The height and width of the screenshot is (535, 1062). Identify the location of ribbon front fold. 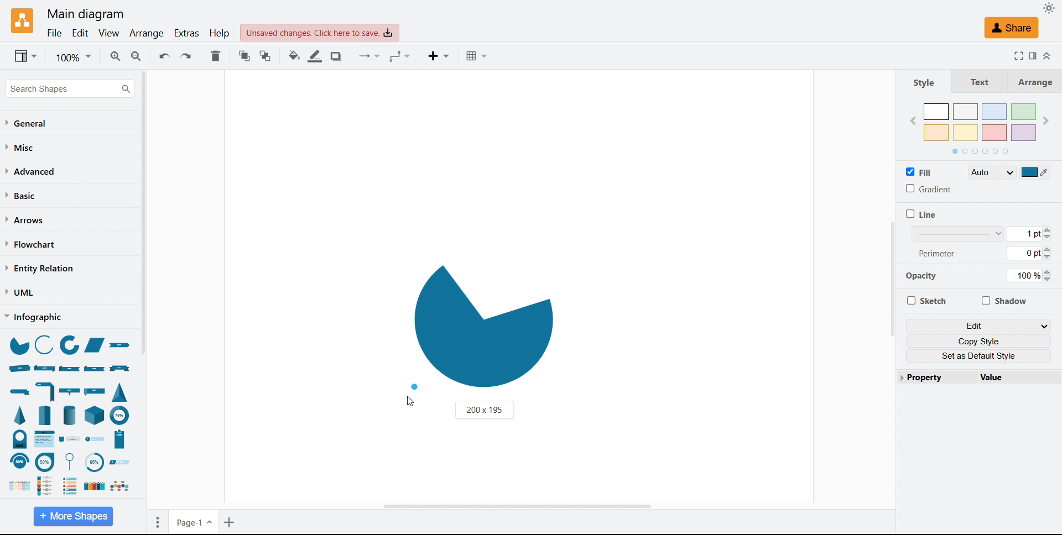
(70, 369).